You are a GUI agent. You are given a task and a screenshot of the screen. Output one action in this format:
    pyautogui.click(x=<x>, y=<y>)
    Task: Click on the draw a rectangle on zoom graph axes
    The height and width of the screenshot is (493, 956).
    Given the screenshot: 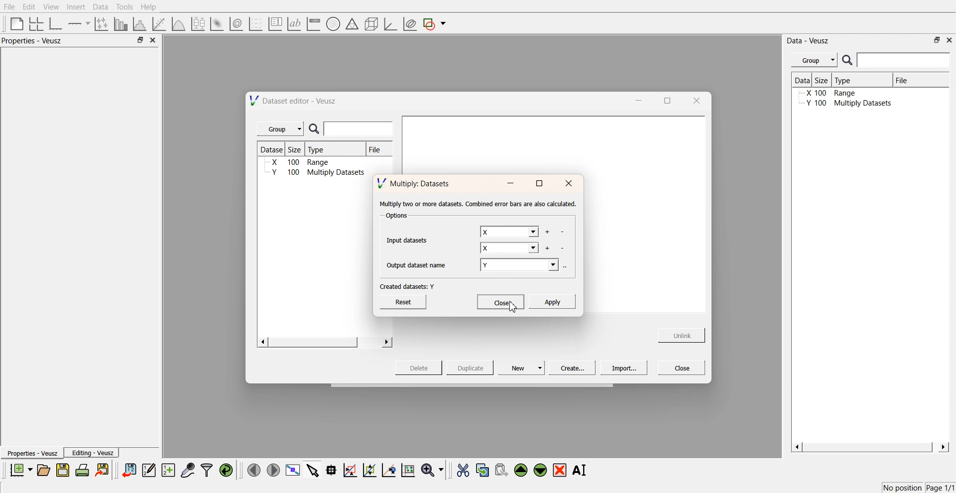 What is the action you would take?
    pyautogui.click(x=350, y=469)
    